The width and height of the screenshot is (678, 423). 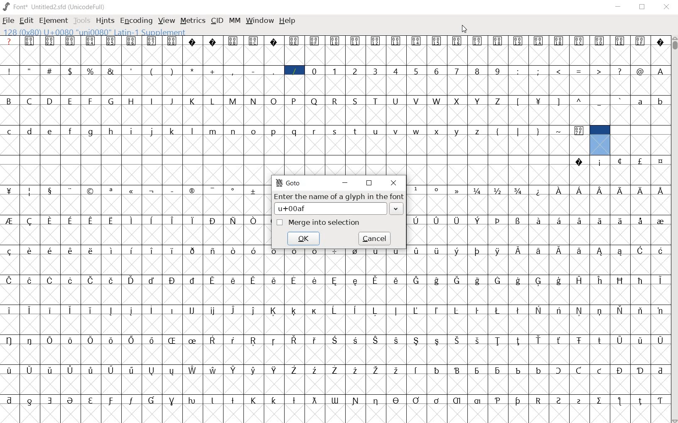 What do you see at coordinates (112, 101) in the screenshot?
I see `G` at bounding box center [112, 101].